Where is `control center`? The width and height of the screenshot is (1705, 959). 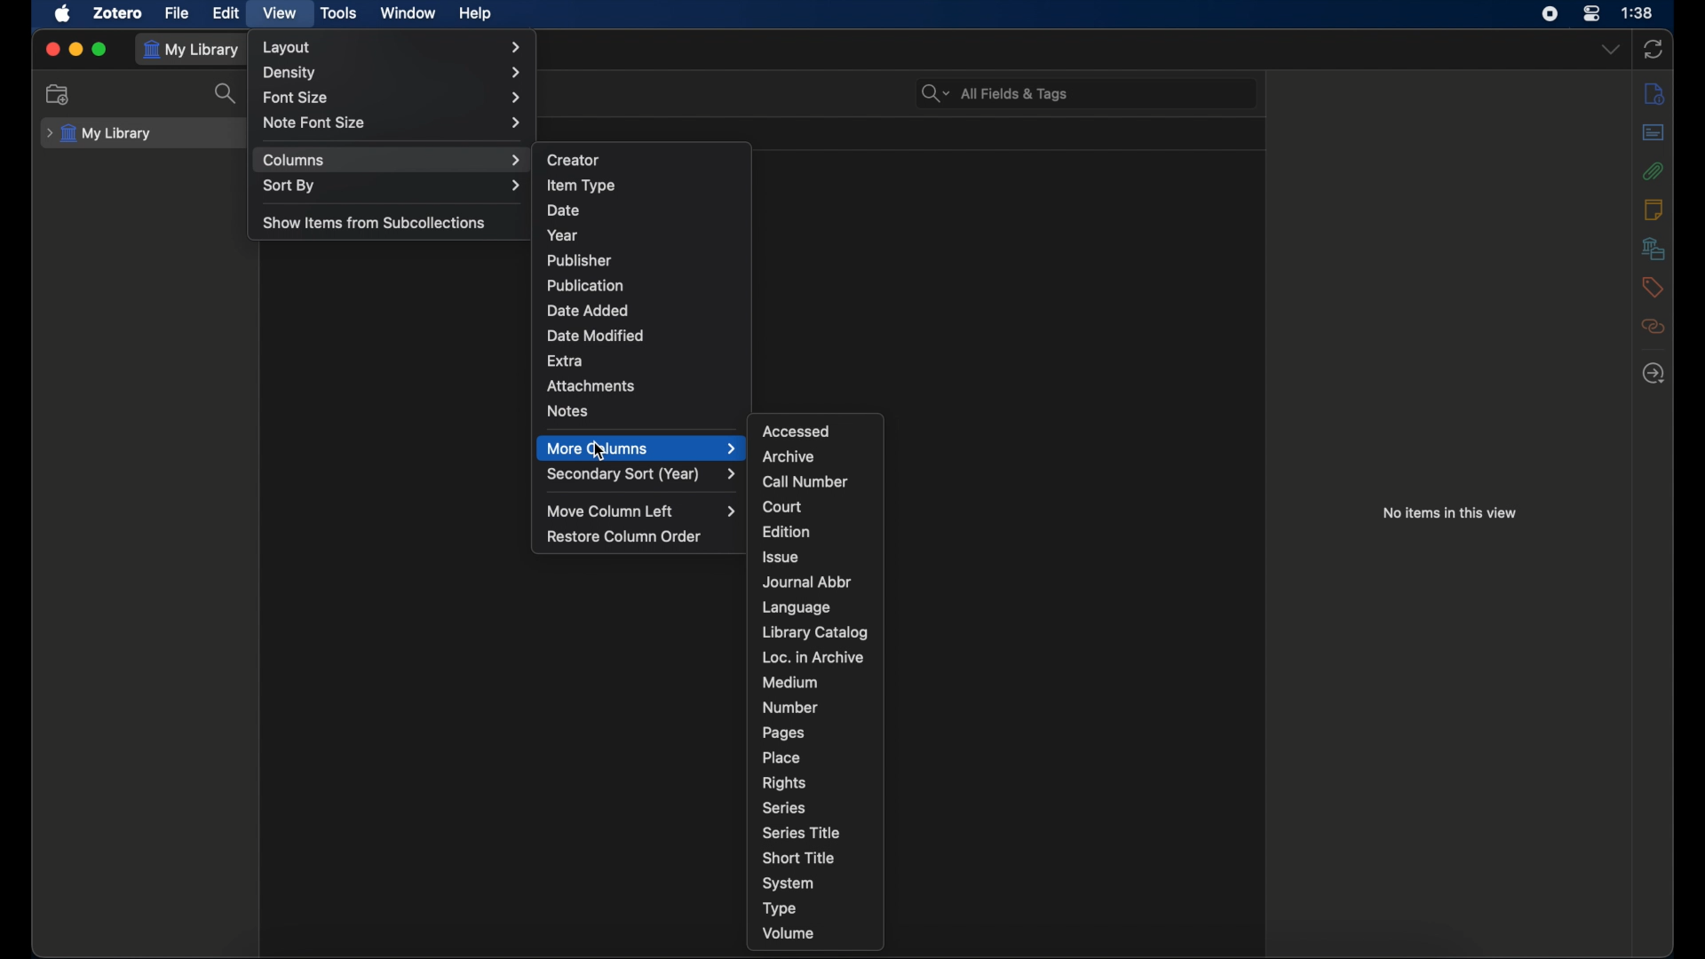
control center is located at coordinates (1592, 14).